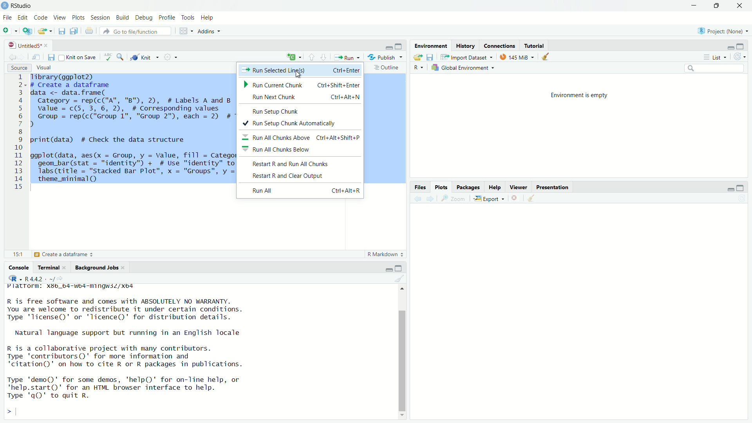  Describe the element at coordinates (463, 67) in the screenshot. I see `Global Environement` at that location.